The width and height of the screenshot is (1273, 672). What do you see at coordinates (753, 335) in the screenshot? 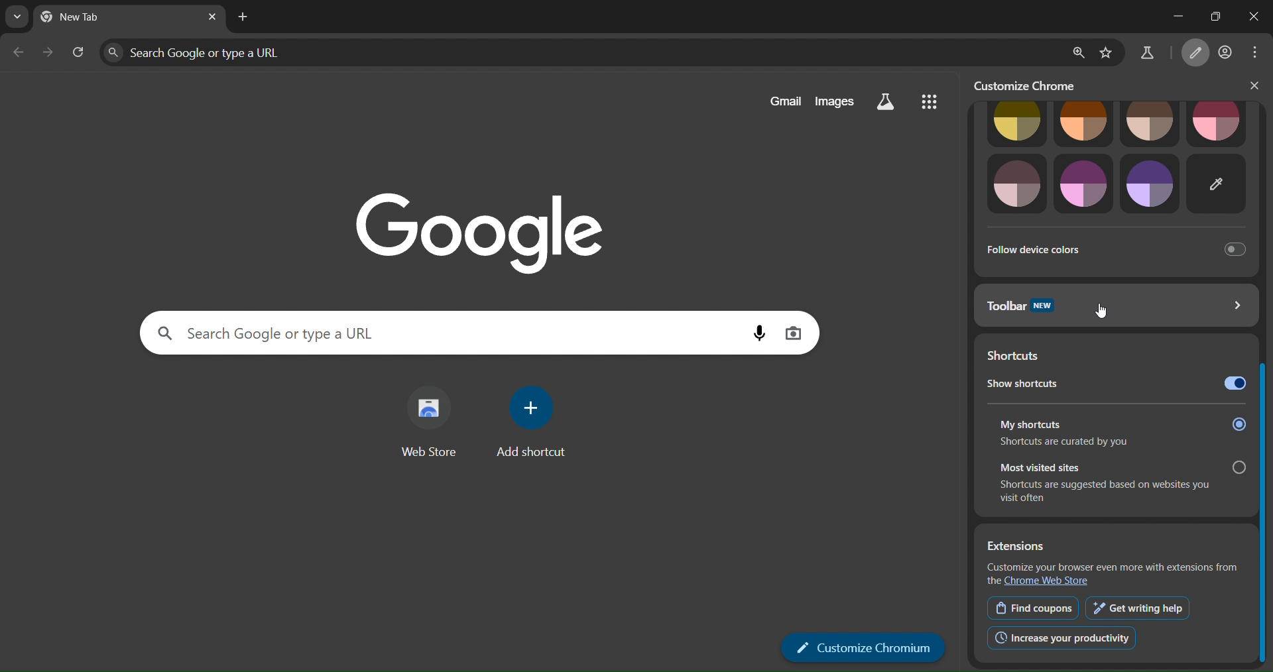
I see `voice search` at bounding box center [753, 335].